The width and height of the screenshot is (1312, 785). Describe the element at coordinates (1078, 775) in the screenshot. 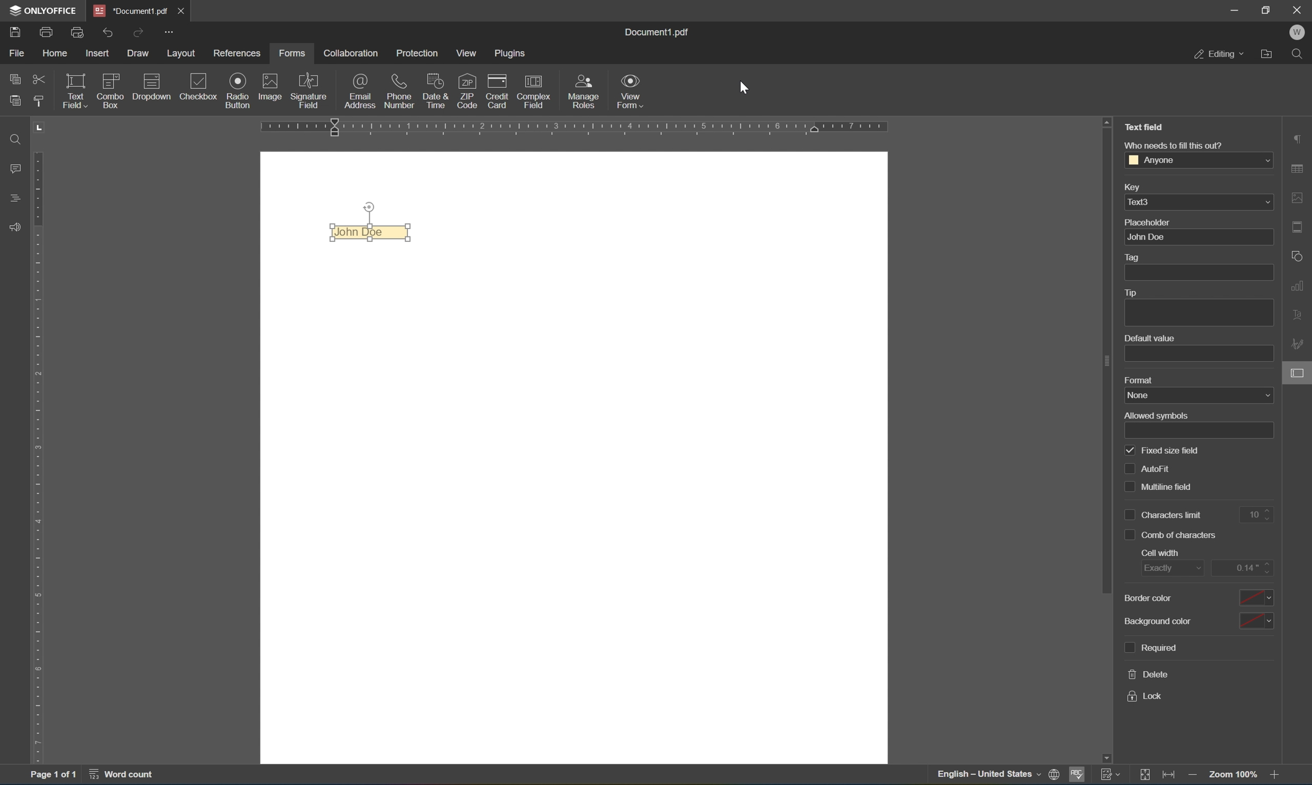

I see `spell checking` at that location.